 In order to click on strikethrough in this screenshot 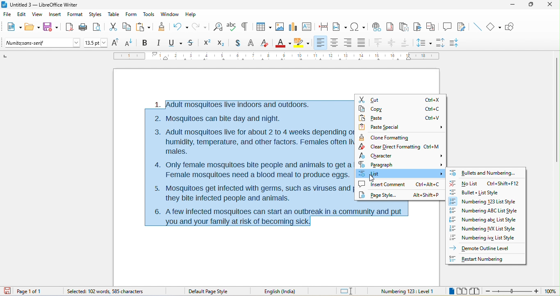, I will do `click(191, 43)`.